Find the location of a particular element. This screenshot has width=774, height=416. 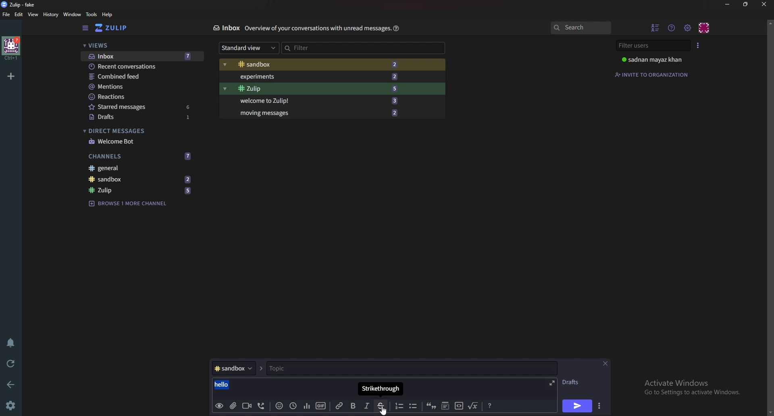

Hide sidebar is located at coordinates (87, 27).